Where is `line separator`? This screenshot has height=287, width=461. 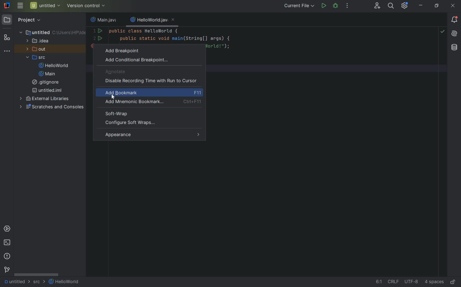 line separator is located at coordinates (393, 282).